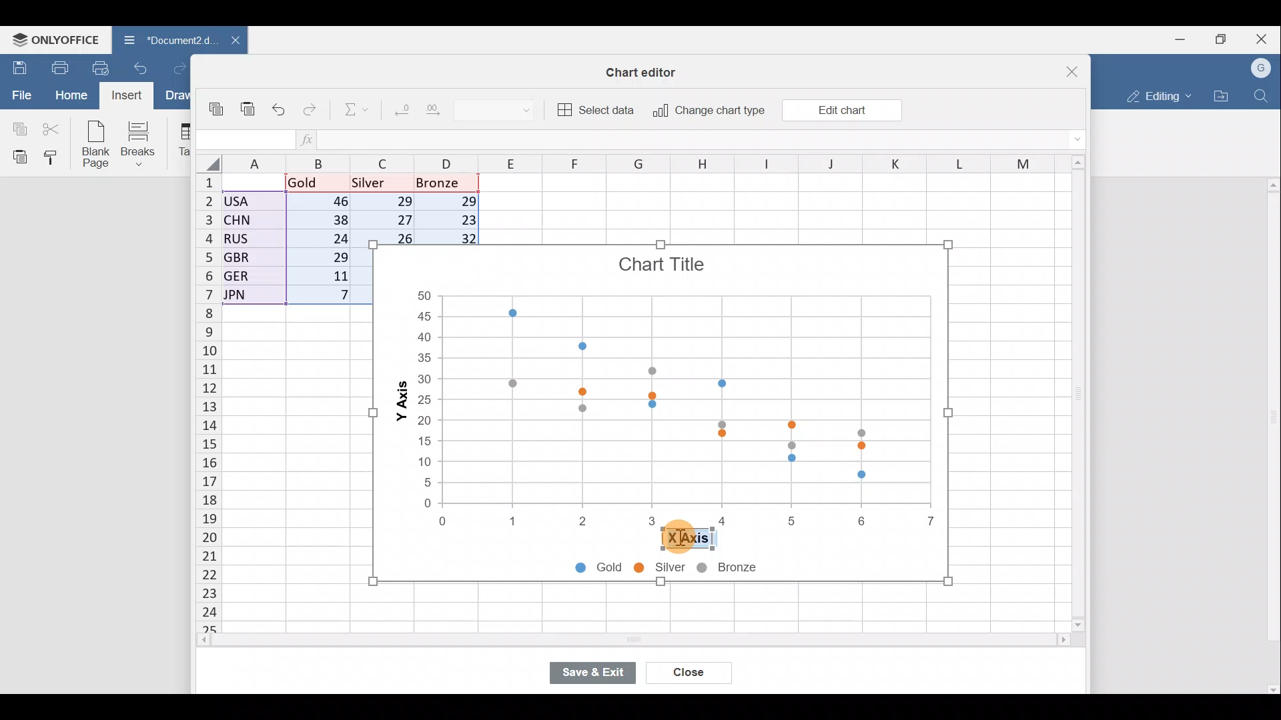 Image resolution: width=1281 pixels, height=720 pixels. What do you see at coordinates (1221, 95) in the screenshot?
I see `Open file location` at bounding box center [1221, 95].